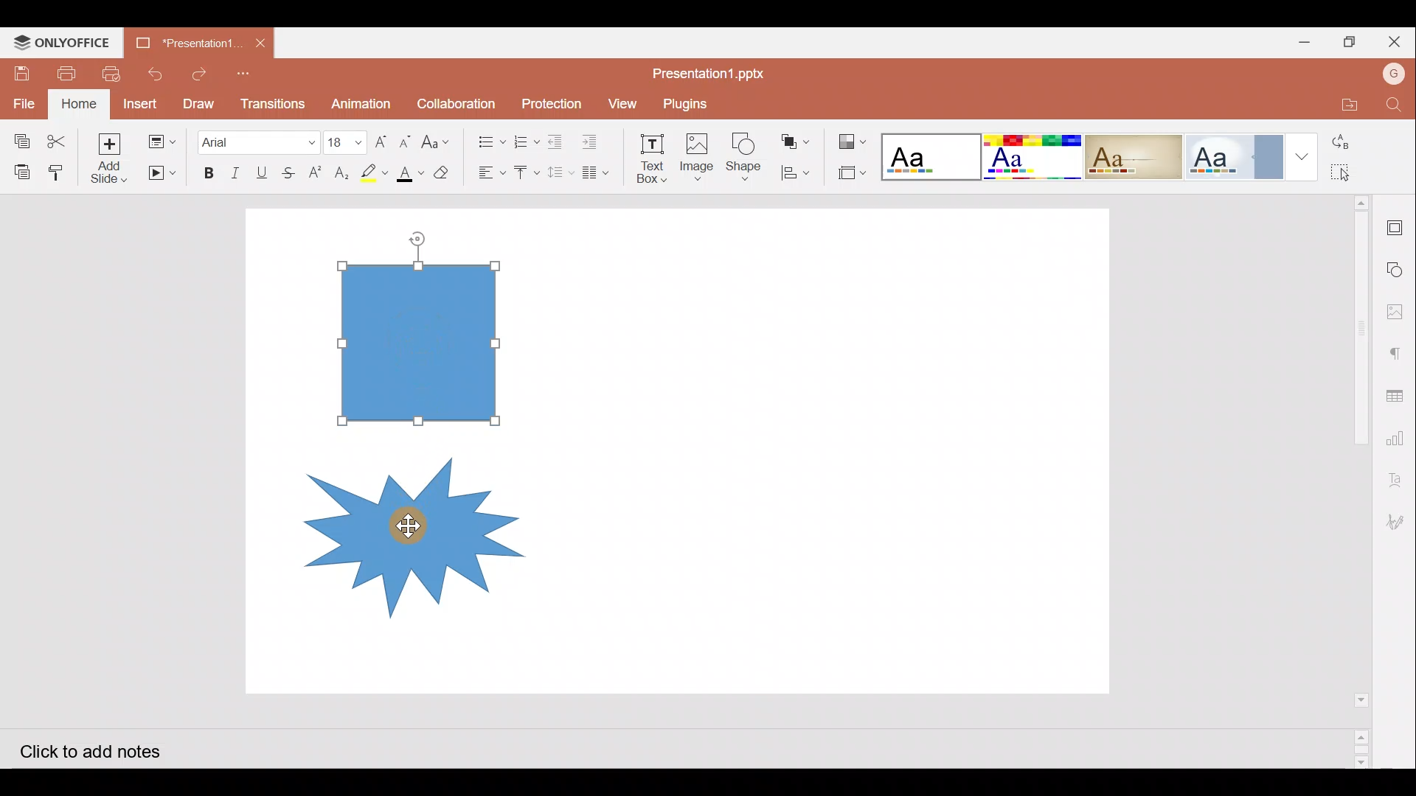 This screenshot has width=1416, height=796. Describe the element at coordinates (796, 137) in the screenshot. I see `Arrange shape` at that location.